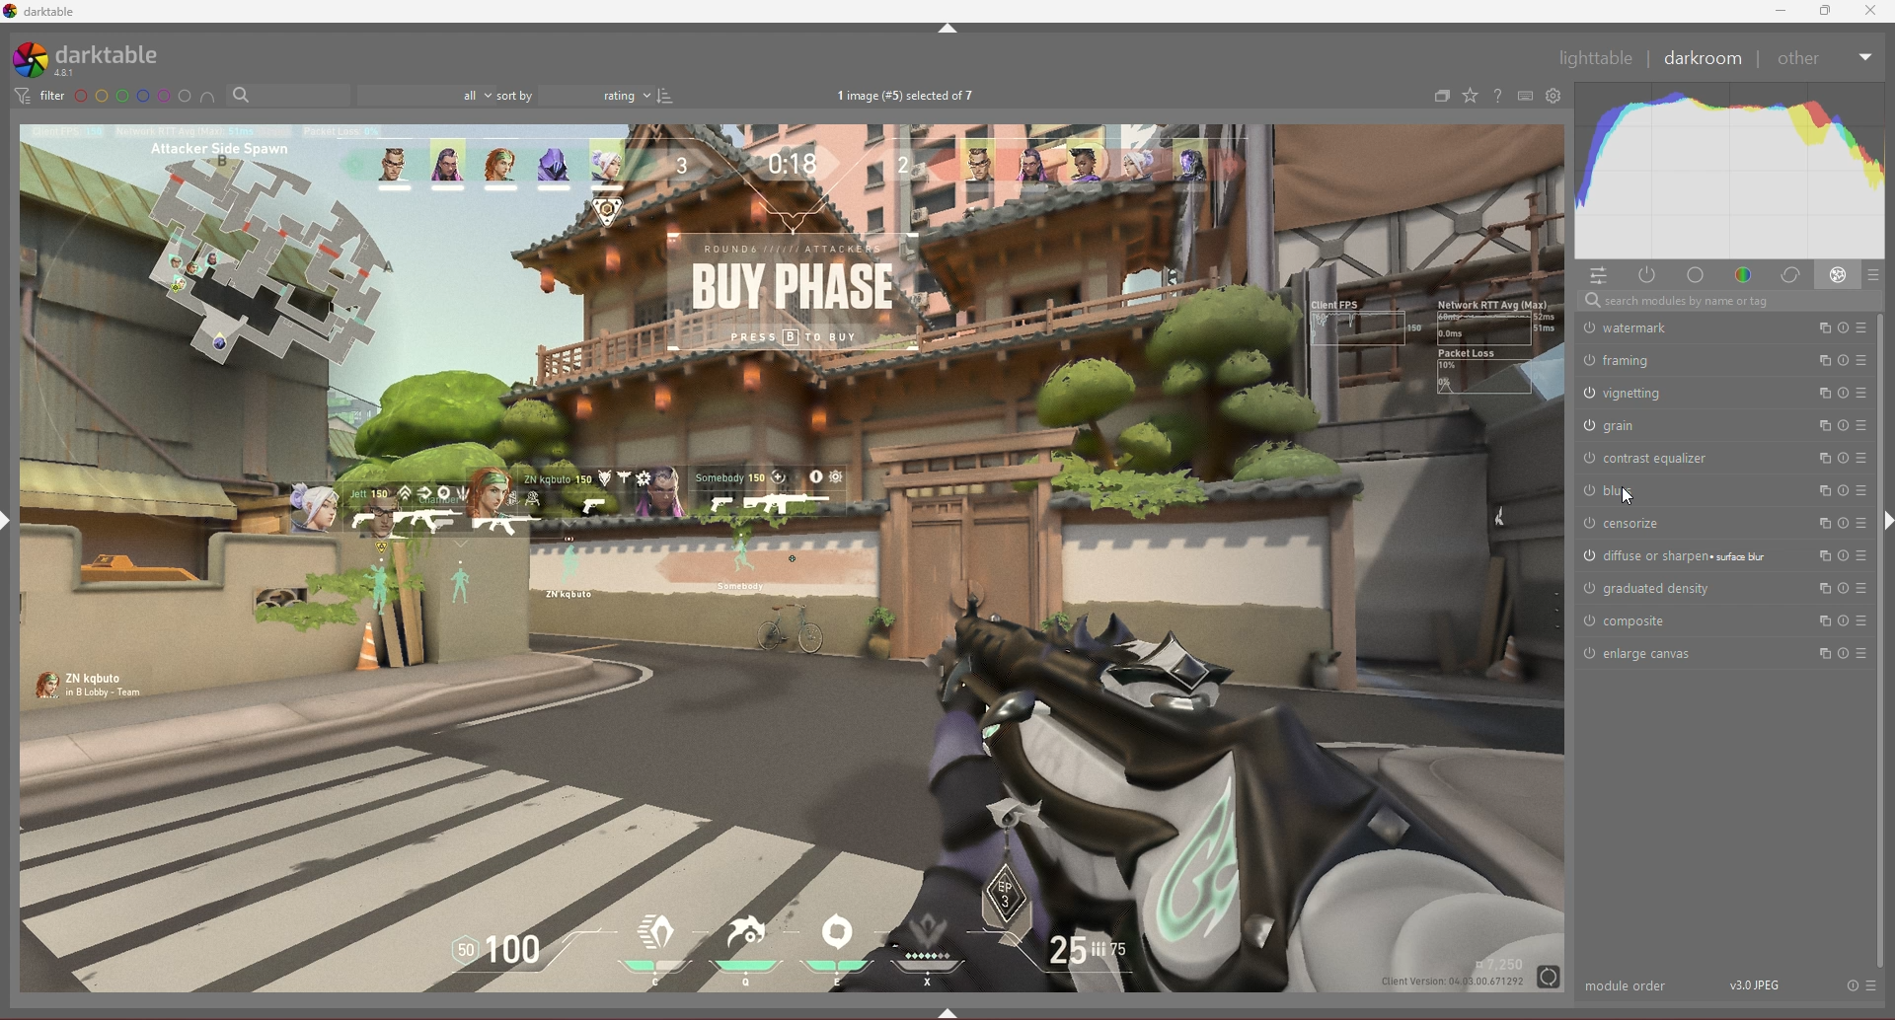 This screenshot has height=1020, width=1895. I want to click on filter by images rating, so click(426, 94).